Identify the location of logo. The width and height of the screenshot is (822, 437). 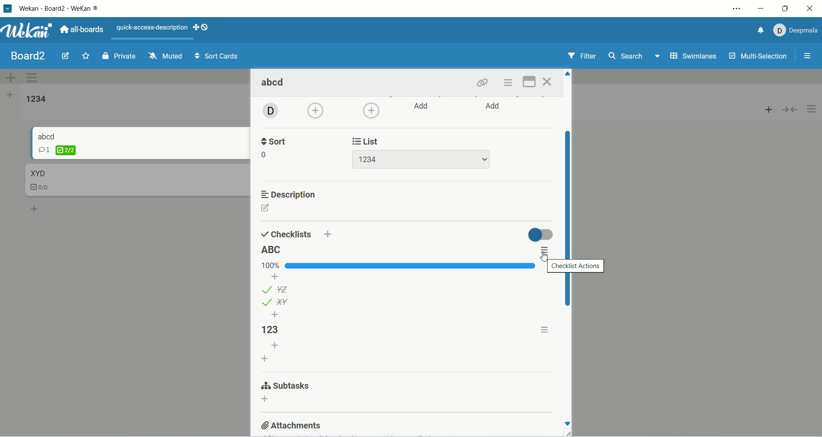
(7, 9).